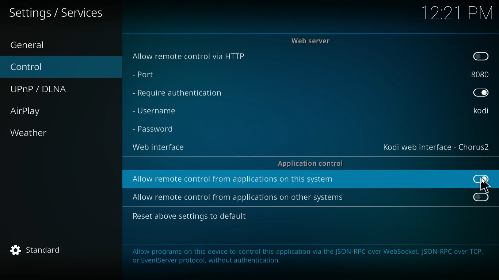  I want to click on control, so click(59, 68).